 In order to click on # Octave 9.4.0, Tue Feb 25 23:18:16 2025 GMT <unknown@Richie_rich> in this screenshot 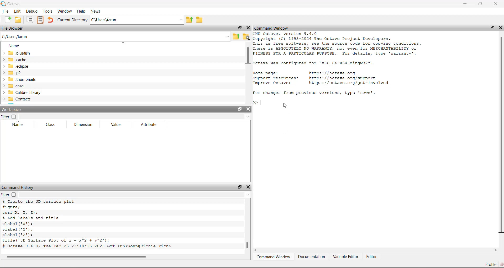, I will do `click(89, 247)`.